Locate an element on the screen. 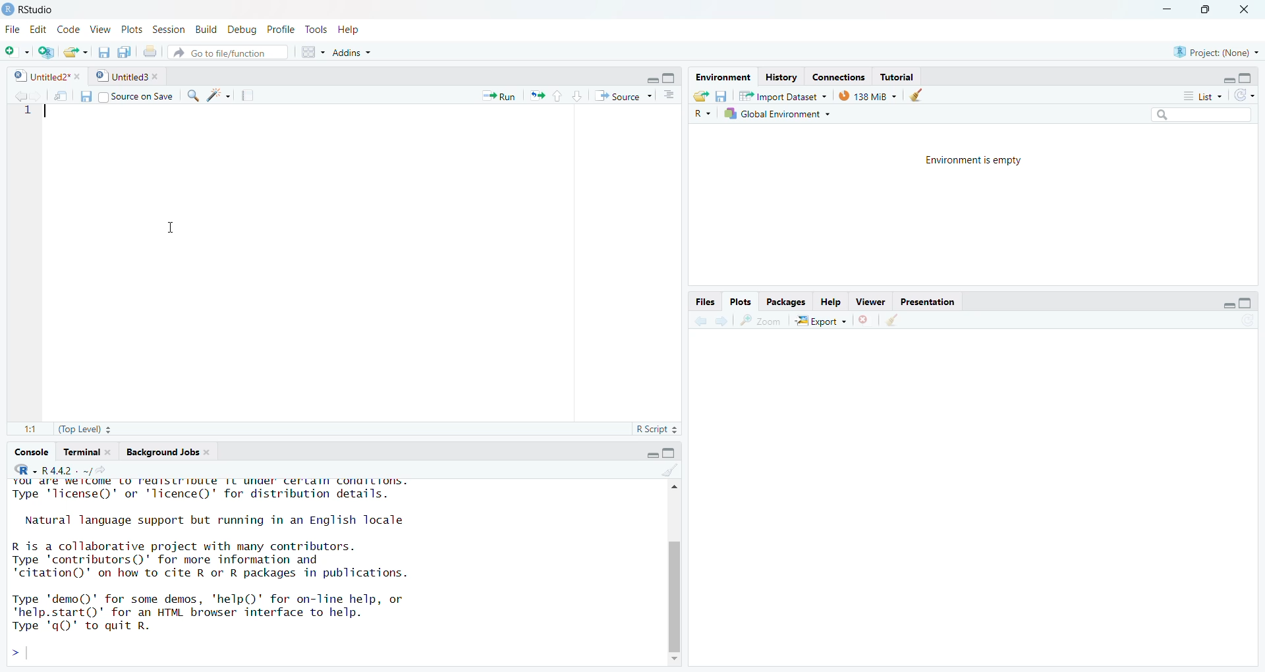  Rerun is located at coordinates (538, 96).